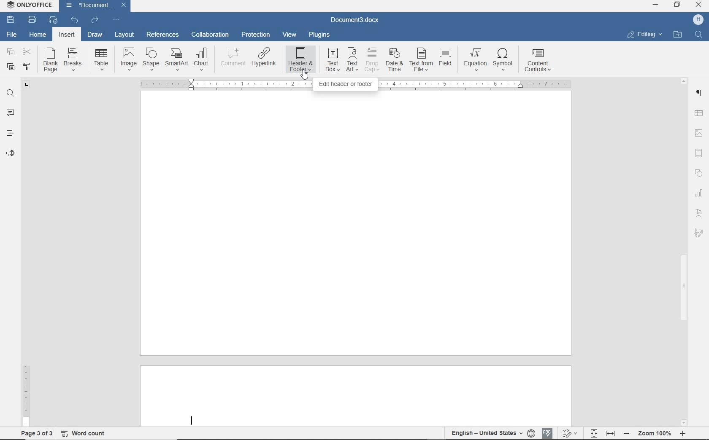 The width and height of the screenshot is (709, 440). Describe the element at coordinates (256, 35) in the screenshot. I see `PROTECTION` at that location.